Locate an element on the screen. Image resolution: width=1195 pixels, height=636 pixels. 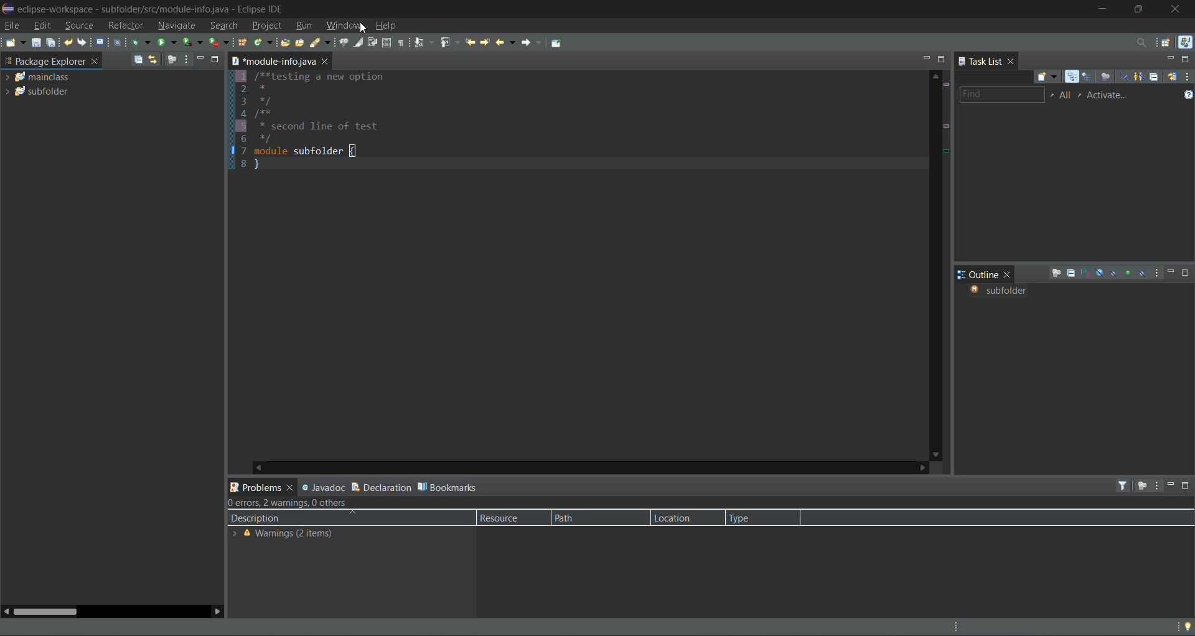
maximize is located at coordinates (1188, 485).